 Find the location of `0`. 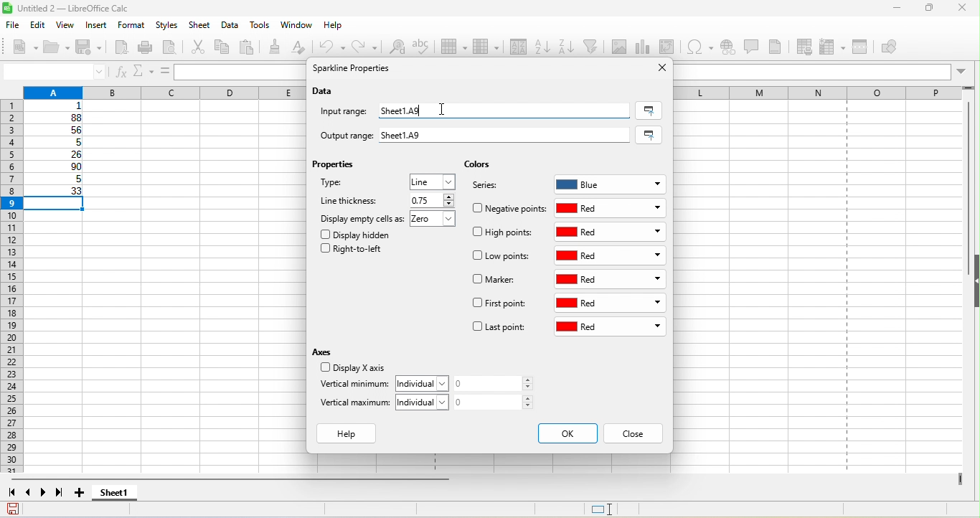

0 is located at coordinates (498, 384).